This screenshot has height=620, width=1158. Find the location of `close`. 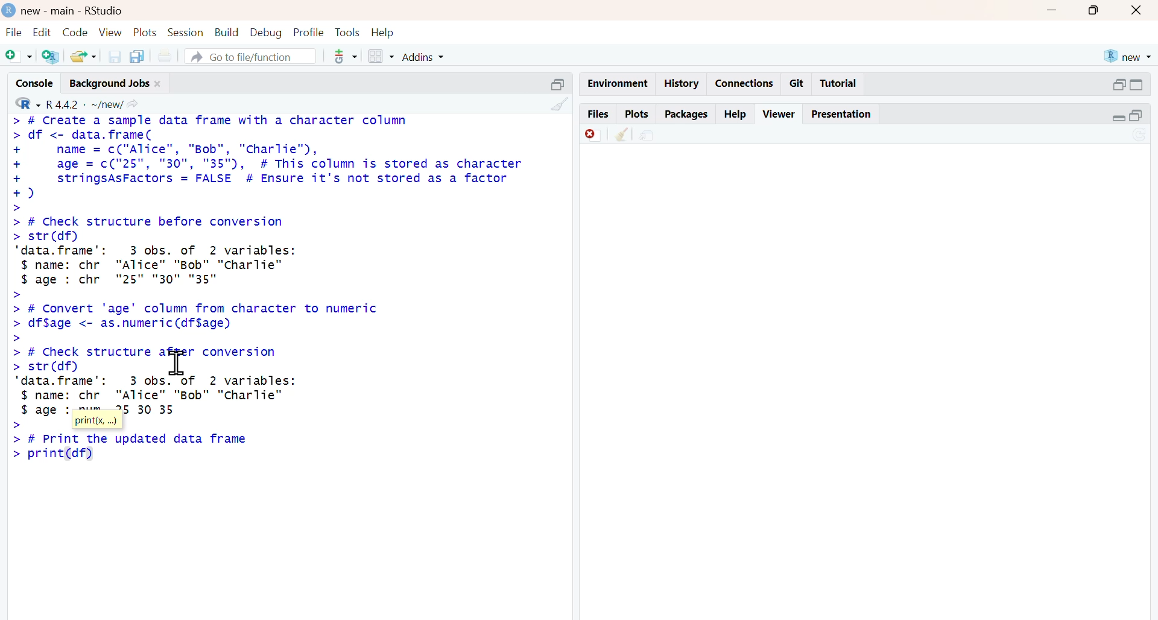

close is located at coordinates (1136, 10).